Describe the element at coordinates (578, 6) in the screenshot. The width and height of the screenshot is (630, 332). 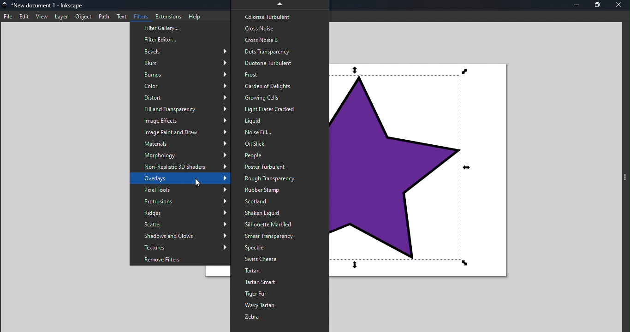
I see `Minimize` at that location.